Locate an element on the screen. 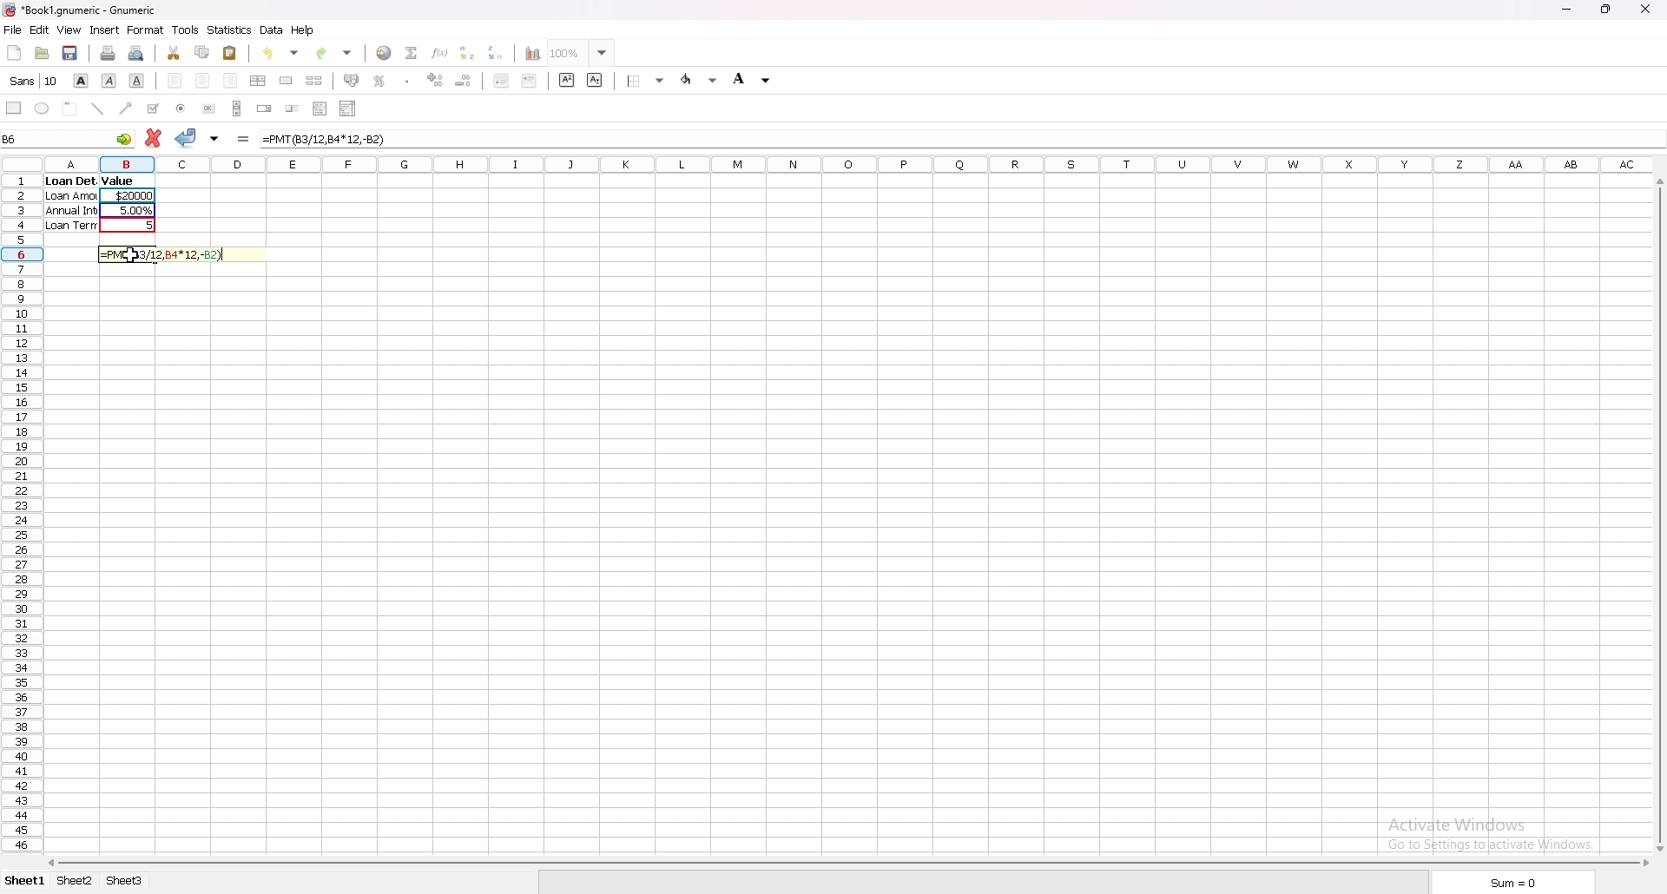  centre is located at coordinates (202, 81).